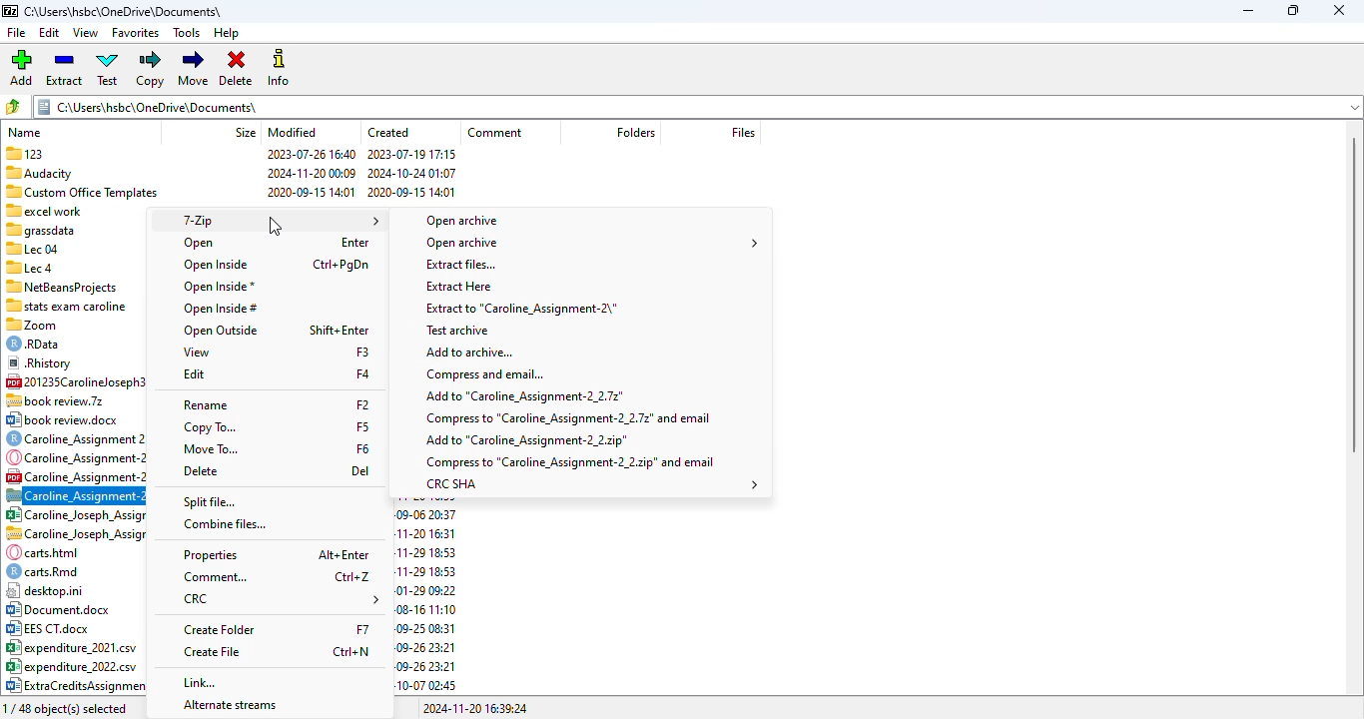 The image size is (1364, 719). I want to click on extract files, so click(458, 265).